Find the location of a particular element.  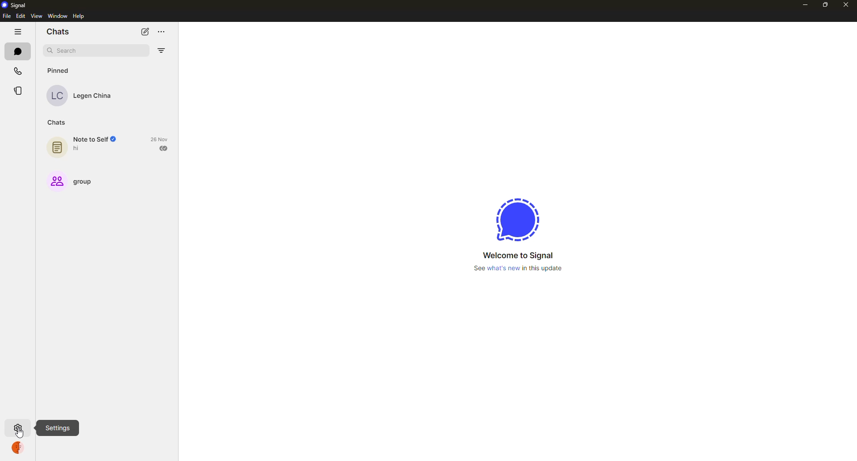

settings is located at coordinates (57, 428).